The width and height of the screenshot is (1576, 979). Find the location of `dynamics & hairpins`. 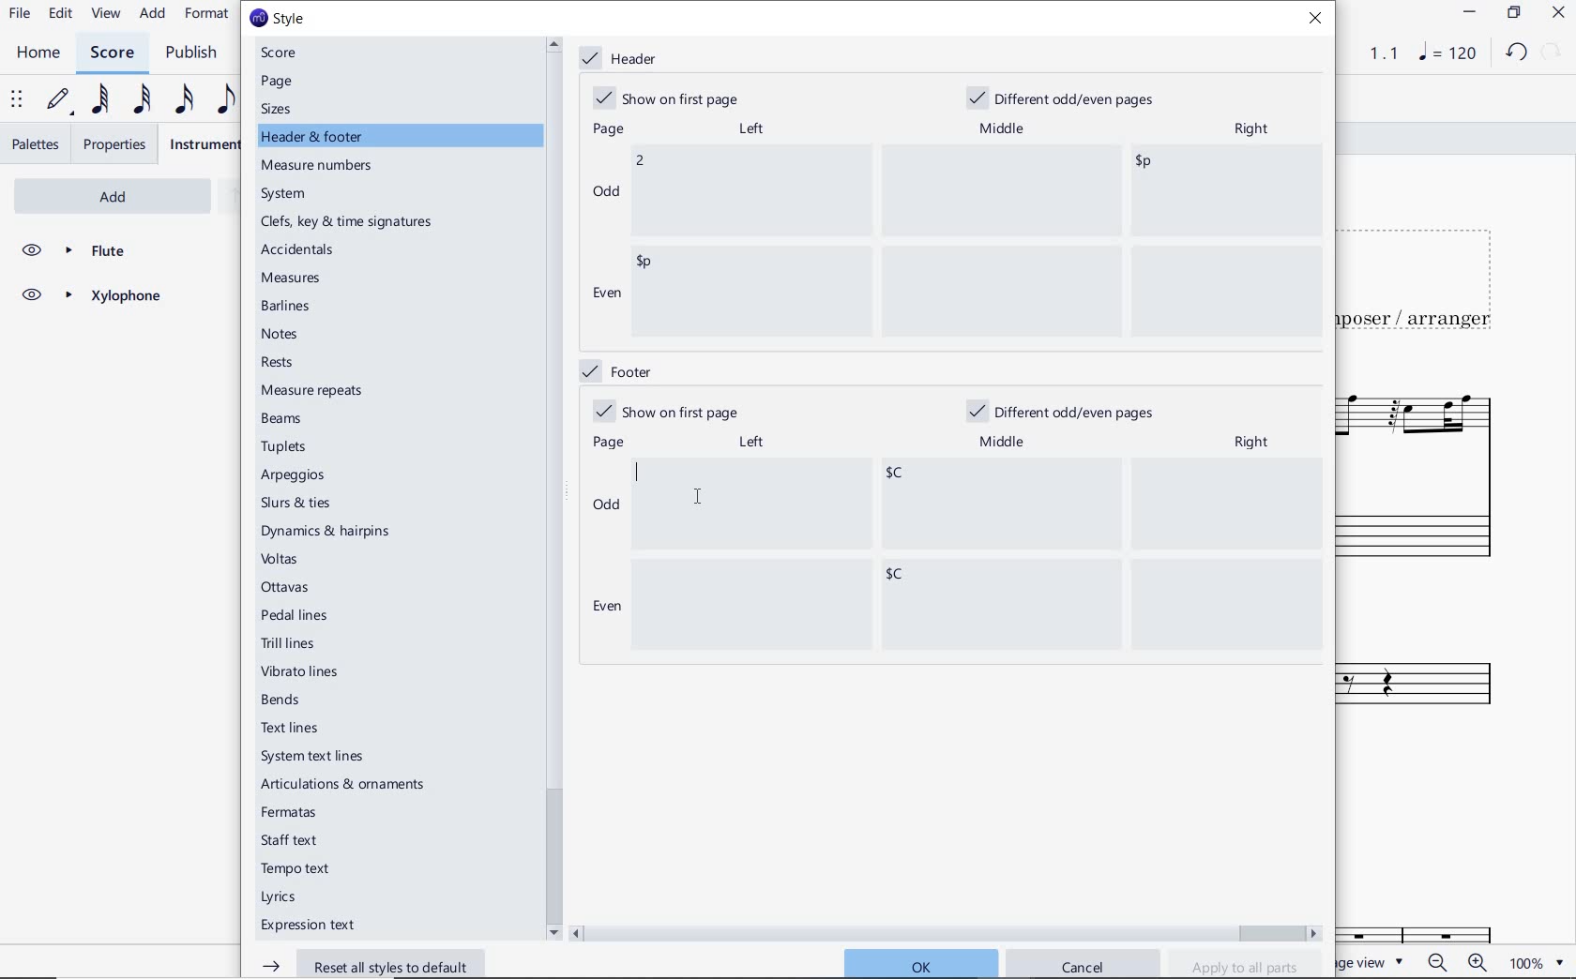

dynamics & hairpins is located at coordinates (329, 532).